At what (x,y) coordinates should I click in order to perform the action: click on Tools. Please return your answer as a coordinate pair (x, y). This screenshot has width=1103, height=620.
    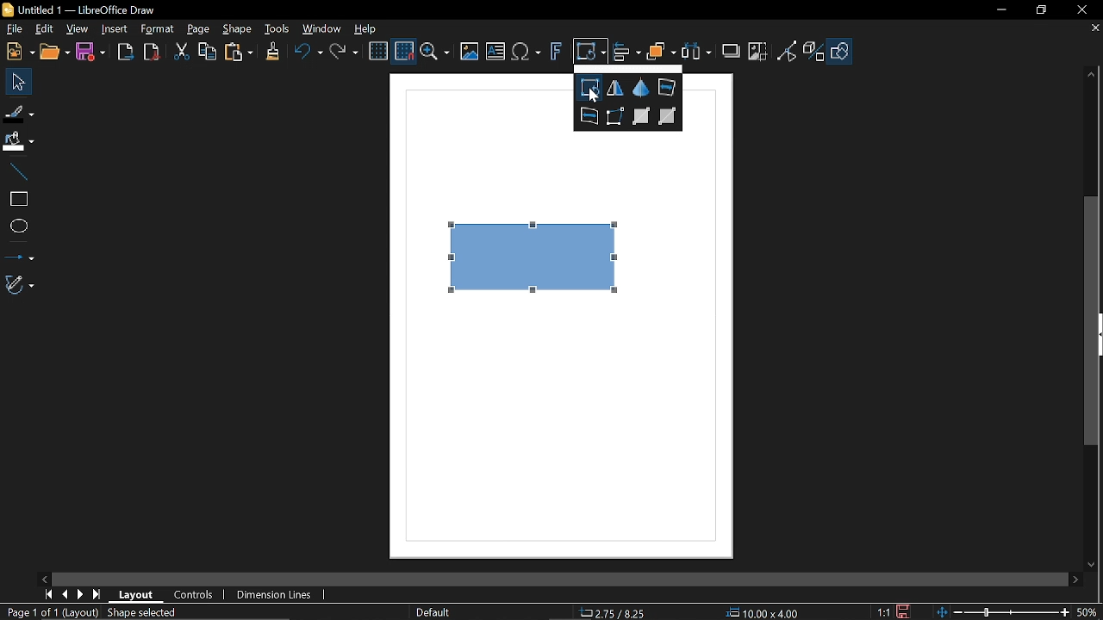
    Looking at the image, I should click on (277, 29).